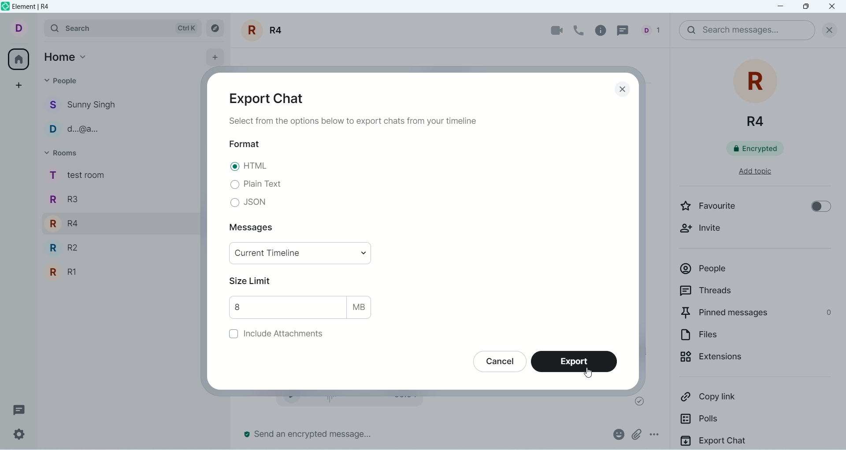  Describe the element at coordinates (122, 27) in the screenshot. I see `search` at that location.